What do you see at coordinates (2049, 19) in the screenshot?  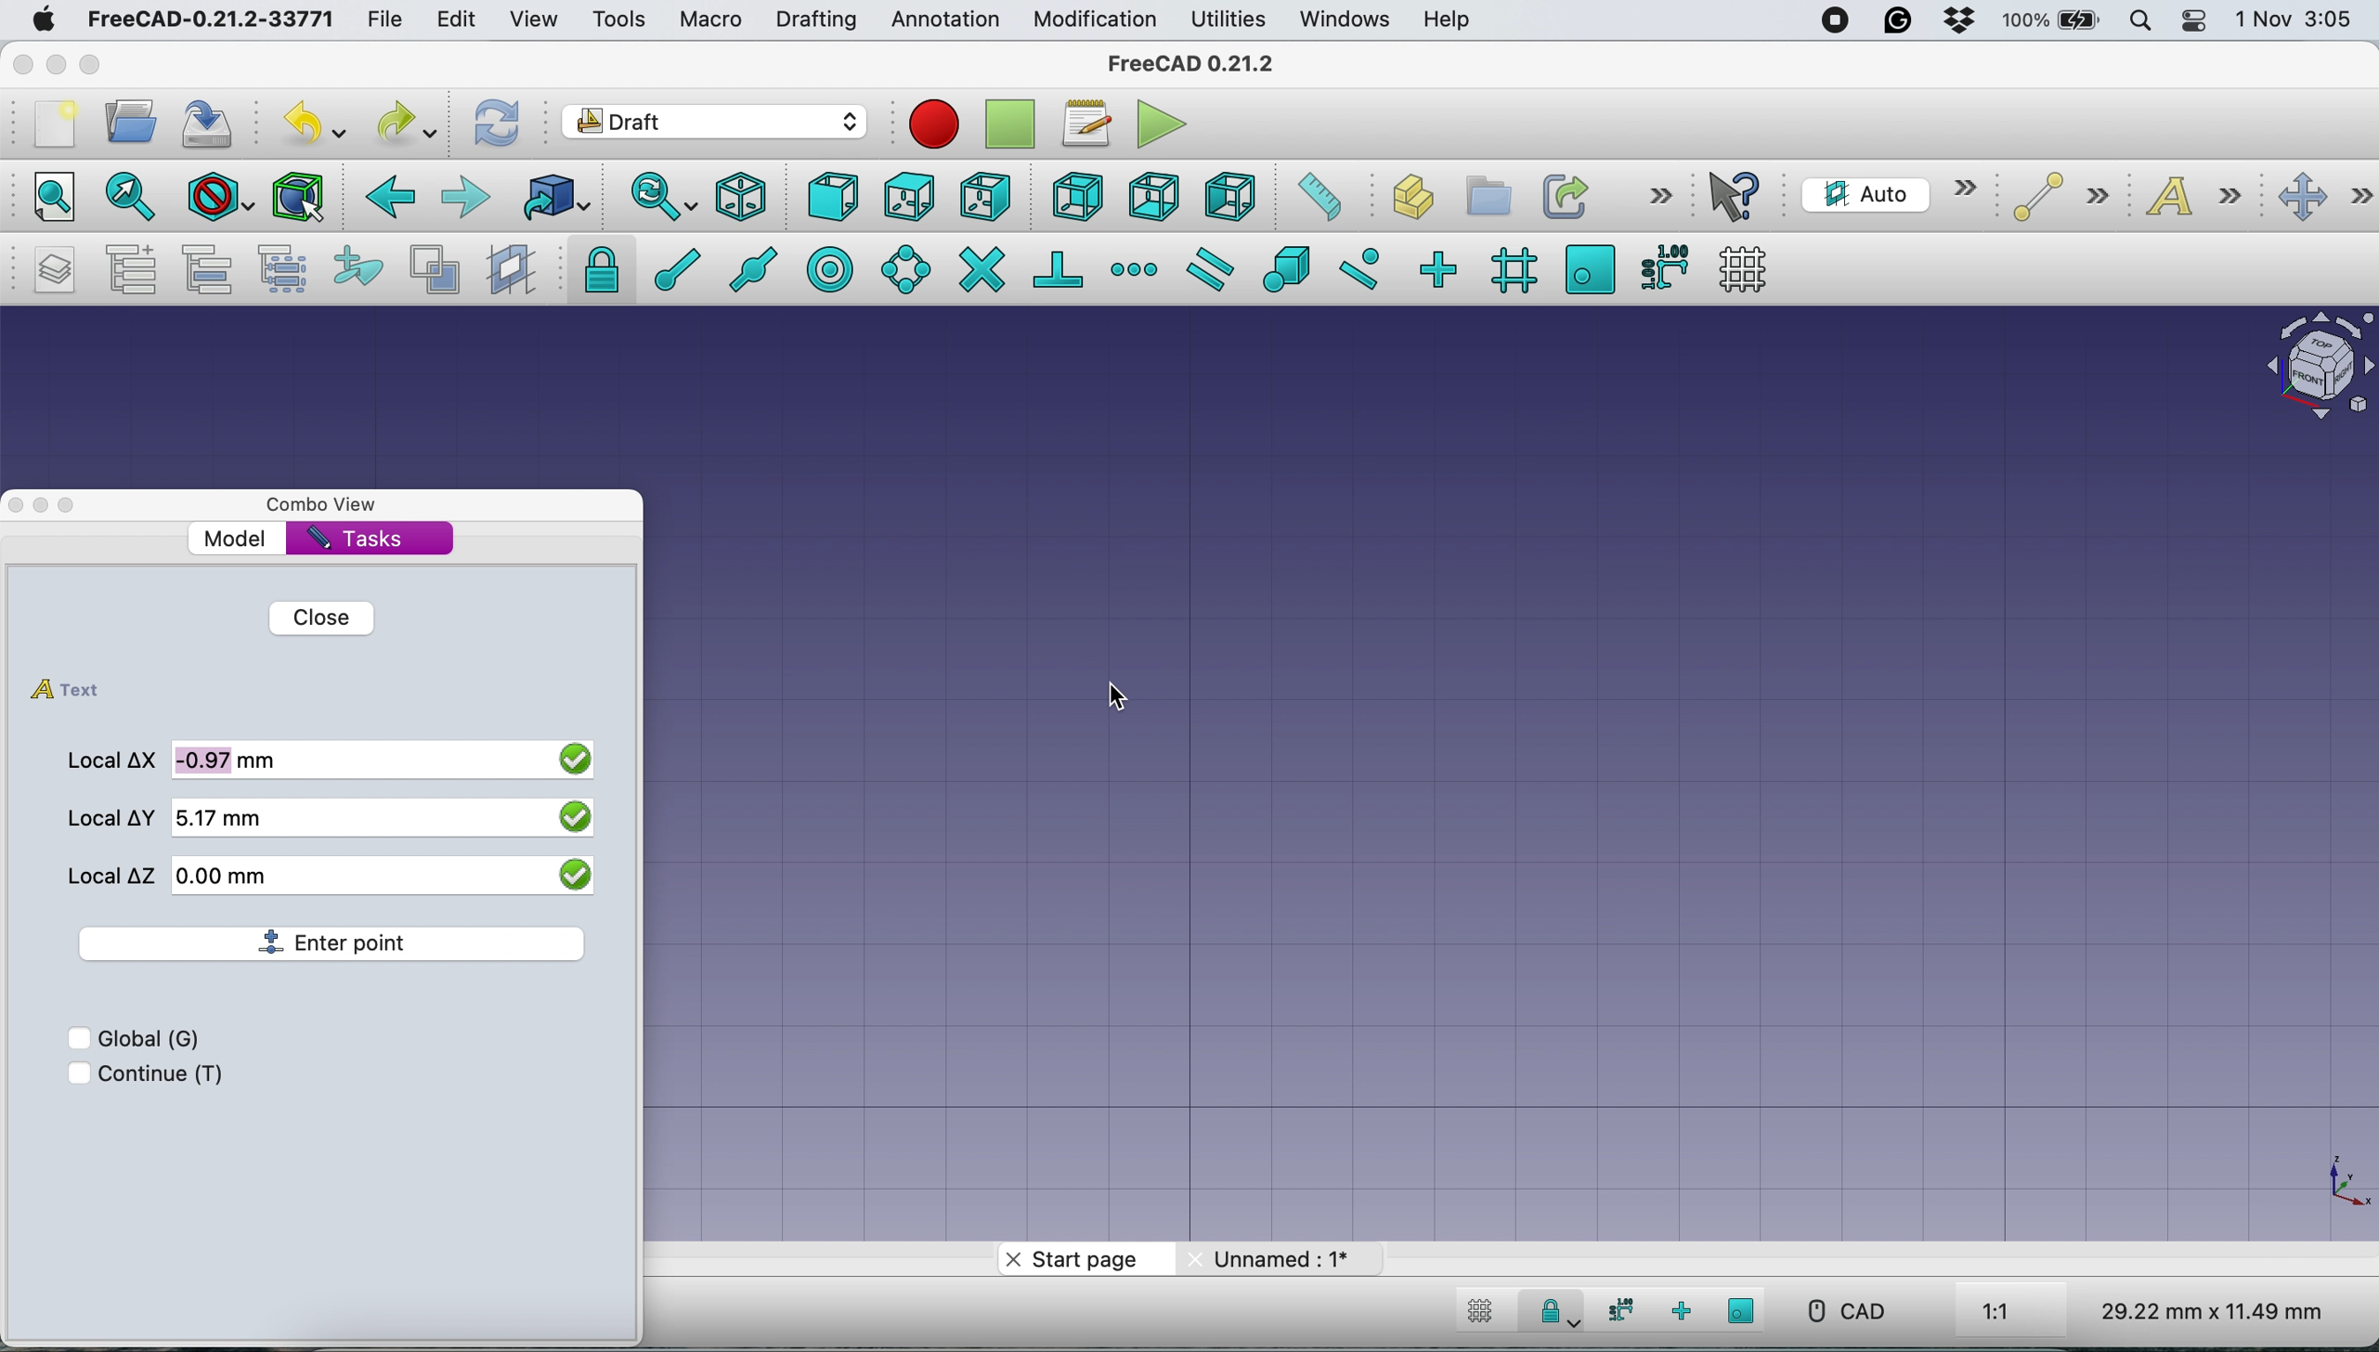 I see `battery` at bounding box center [2049, 19].